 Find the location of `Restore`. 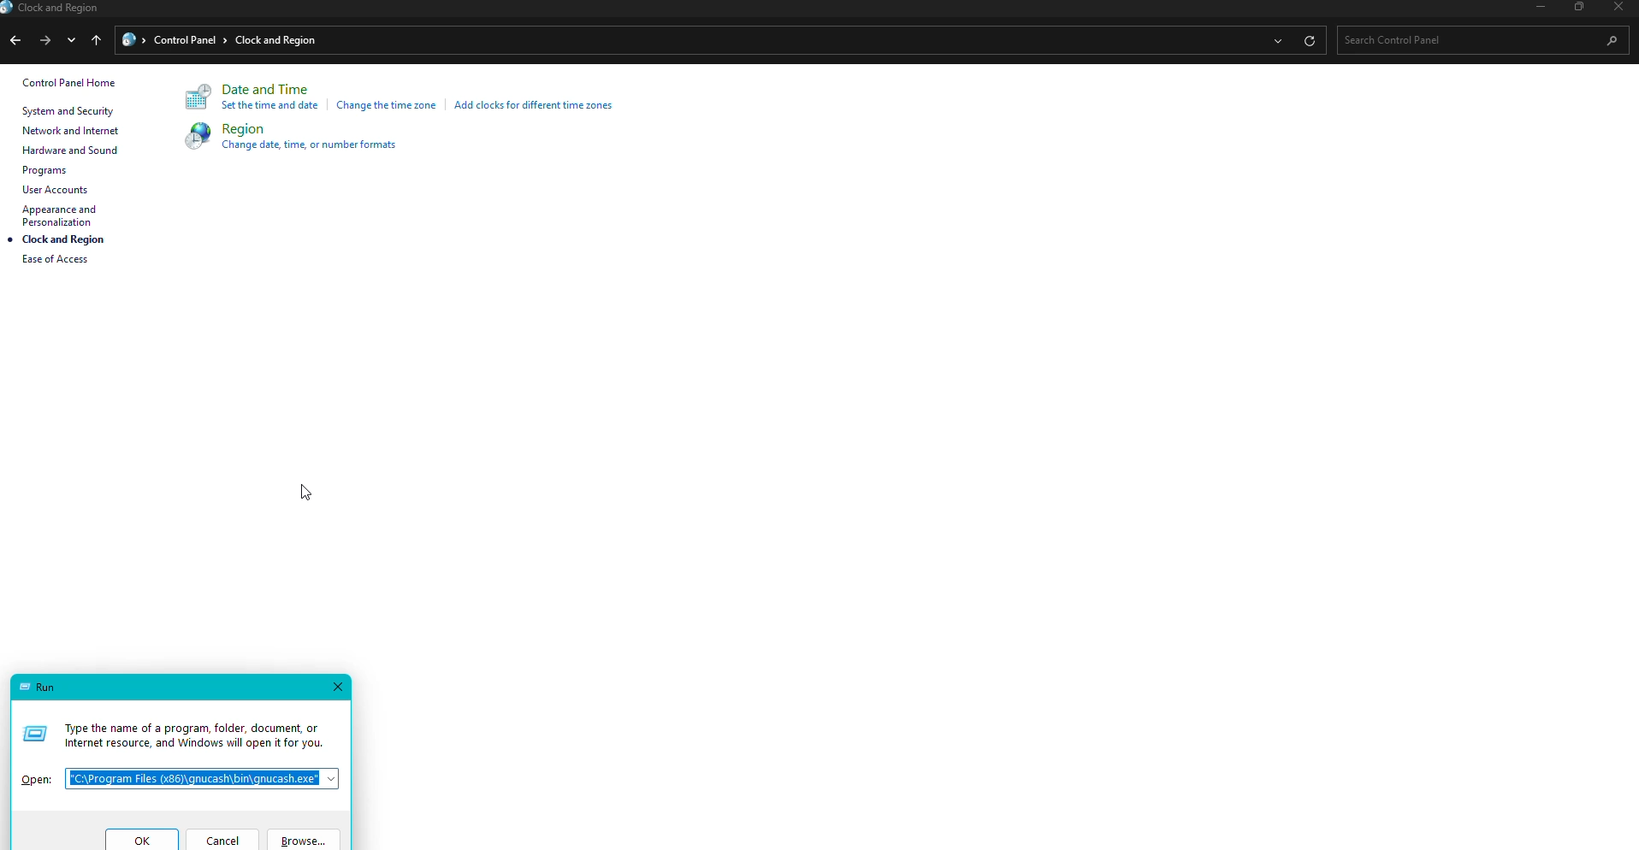

Restore is located at coordinates (1576, 8).